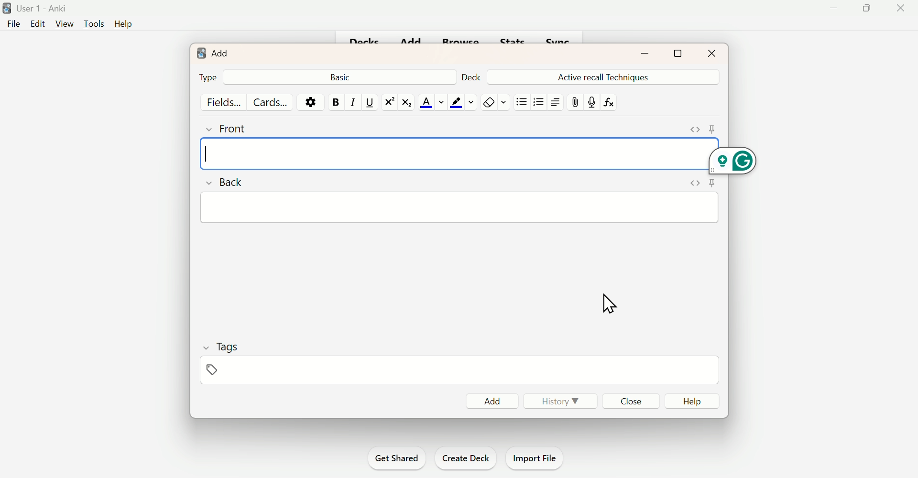 This screenshot has width=918, height=478. I want to click on View, so click(62, 24).